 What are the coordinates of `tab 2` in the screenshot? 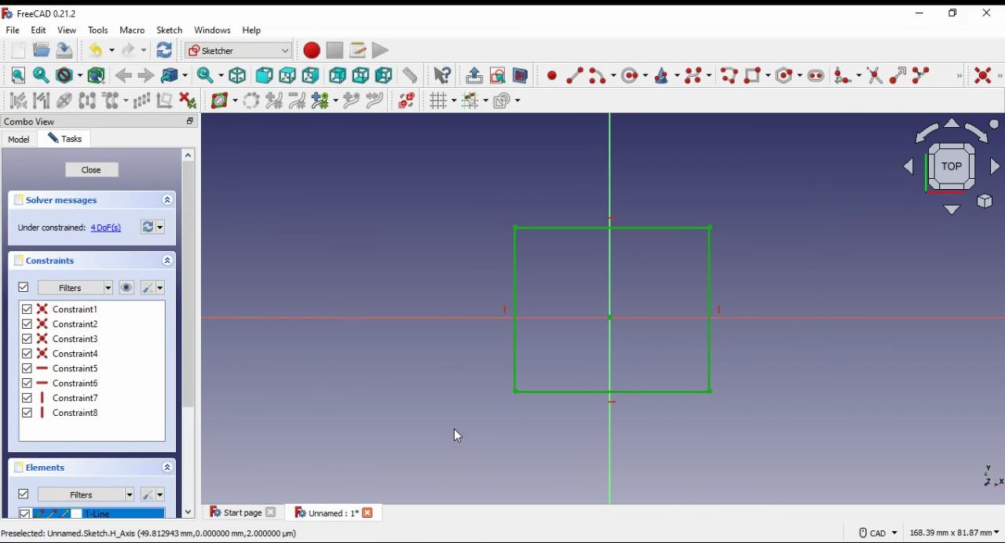 It's located at (334, 512).